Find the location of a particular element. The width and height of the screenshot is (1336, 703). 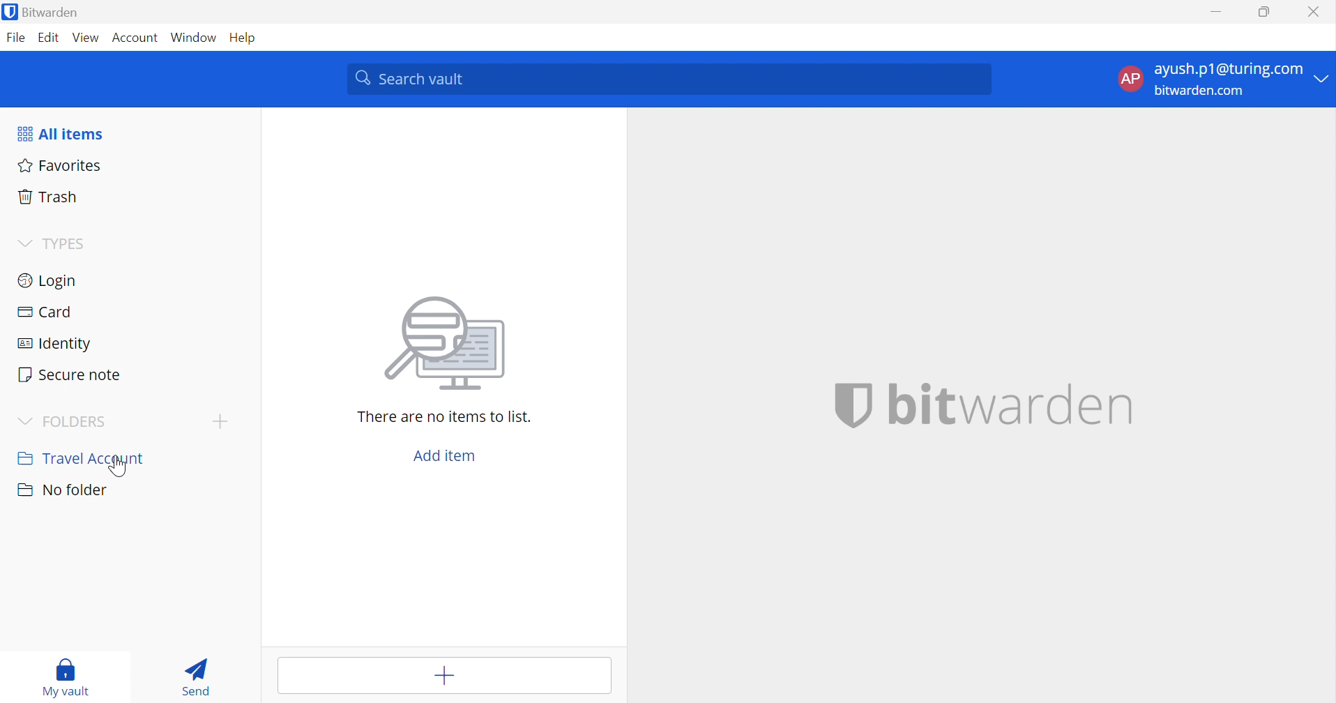

bitwarden logo is located at coordinates (844, 404).